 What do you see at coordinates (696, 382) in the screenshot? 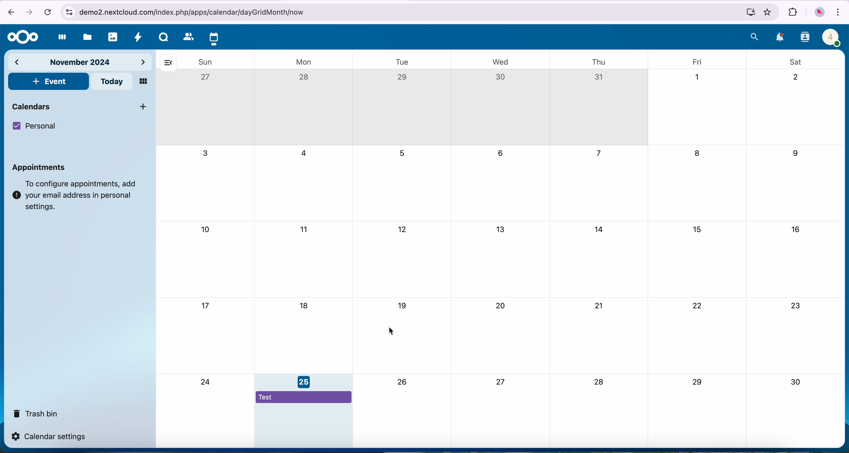
I see `29` at bounding box center [696, 382].